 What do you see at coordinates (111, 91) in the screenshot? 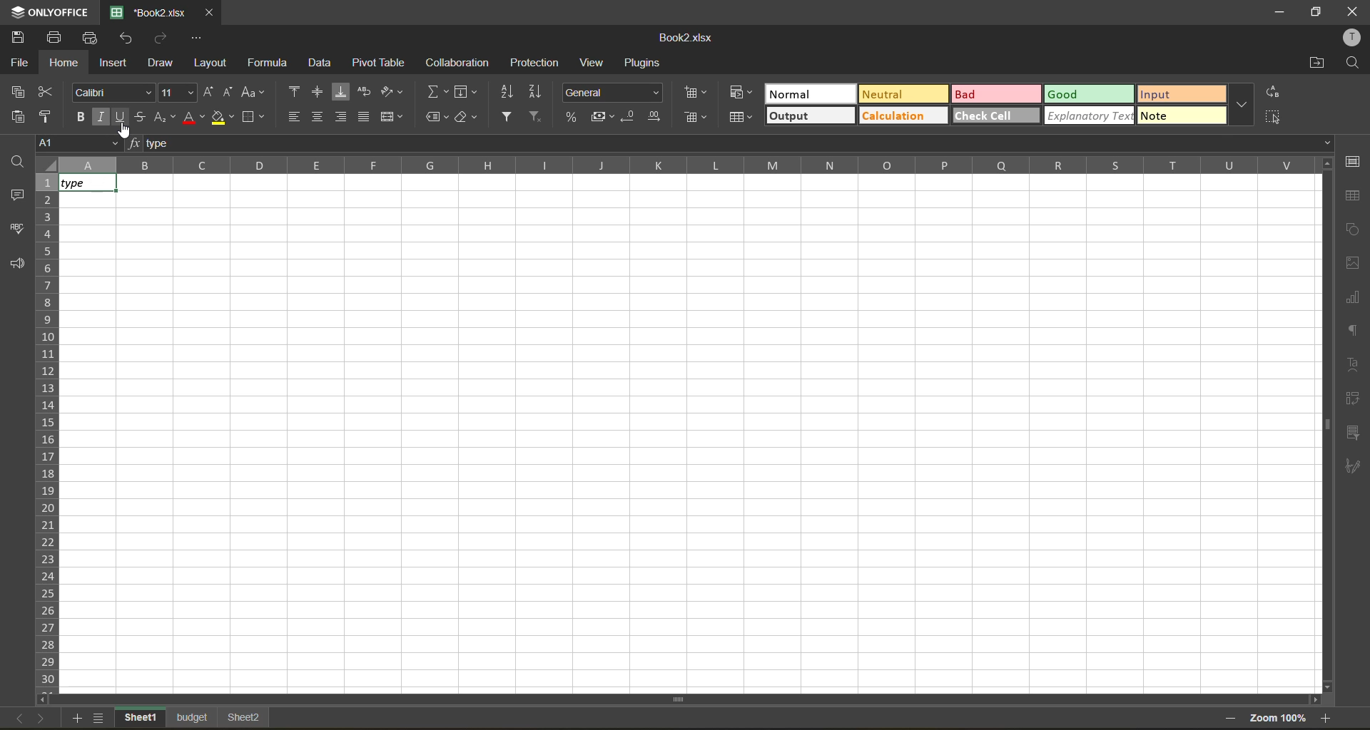
I see `font style` at bounding box center [111, 91].